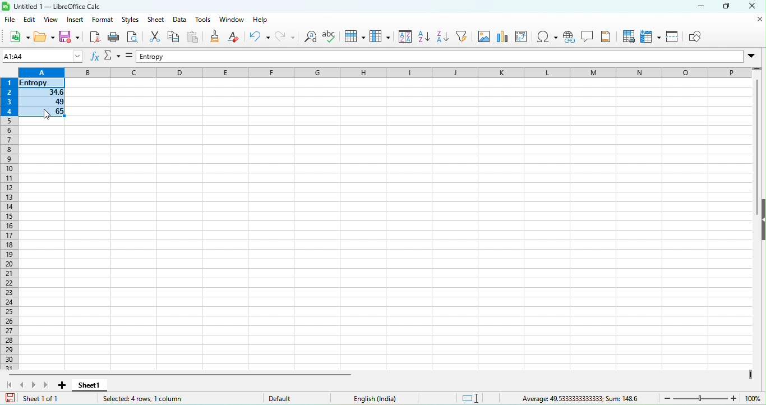 The height and width of the screenshot is (405, 766). What do you see at coordinates (309, 38) in the screenshot?
I see `find and replace` at bounding box center [309, 38].